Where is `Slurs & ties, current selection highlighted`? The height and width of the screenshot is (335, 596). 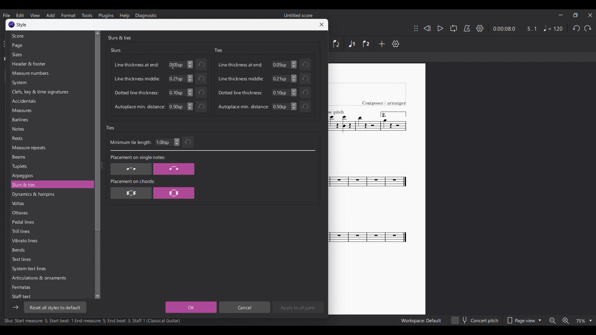
Slurs & ties, current selection highlighted is located at coordinates (51, 185).